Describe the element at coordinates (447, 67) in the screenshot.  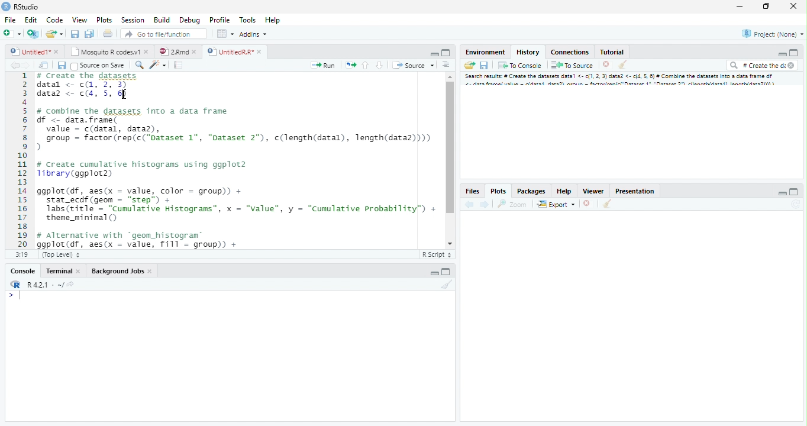
I see `Alignment` at that location.